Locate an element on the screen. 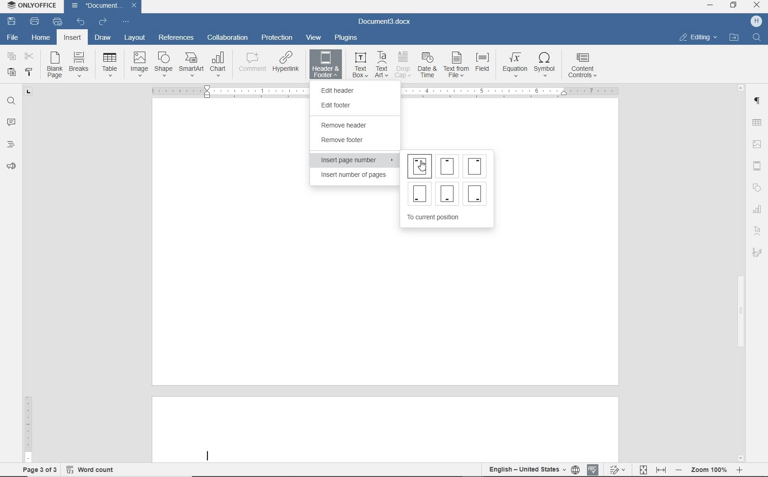  FIELD is located at coordinates (485, 65).